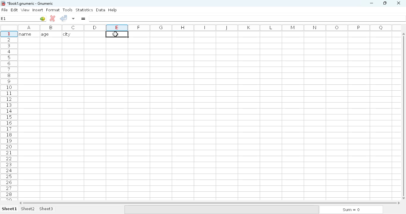  I want to click on maximize, so click(385, 3).